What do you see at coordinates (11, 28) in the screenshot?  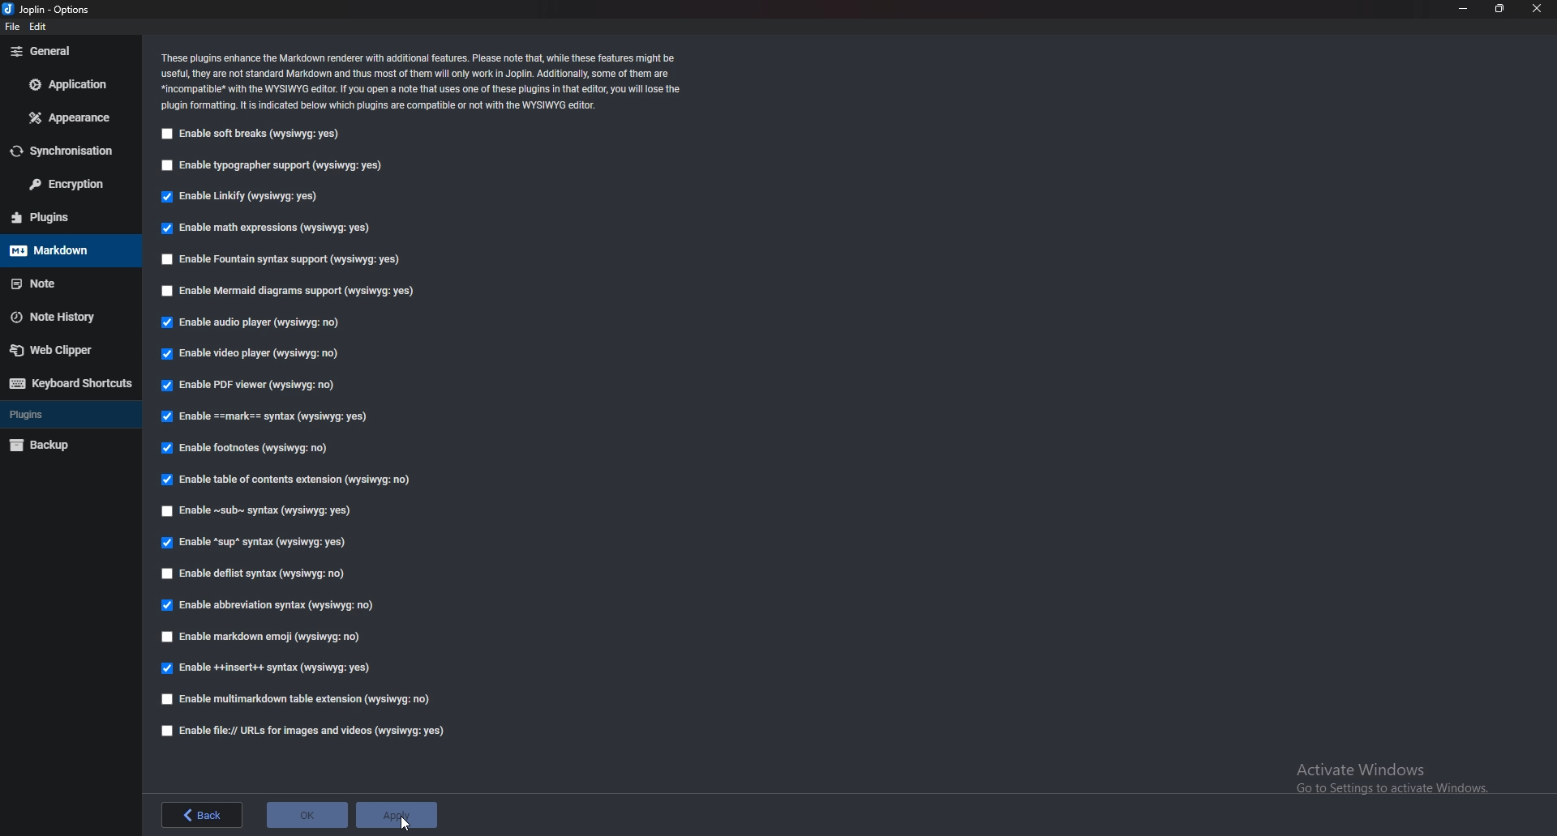 I see `file` at bounding box center [11, 28].